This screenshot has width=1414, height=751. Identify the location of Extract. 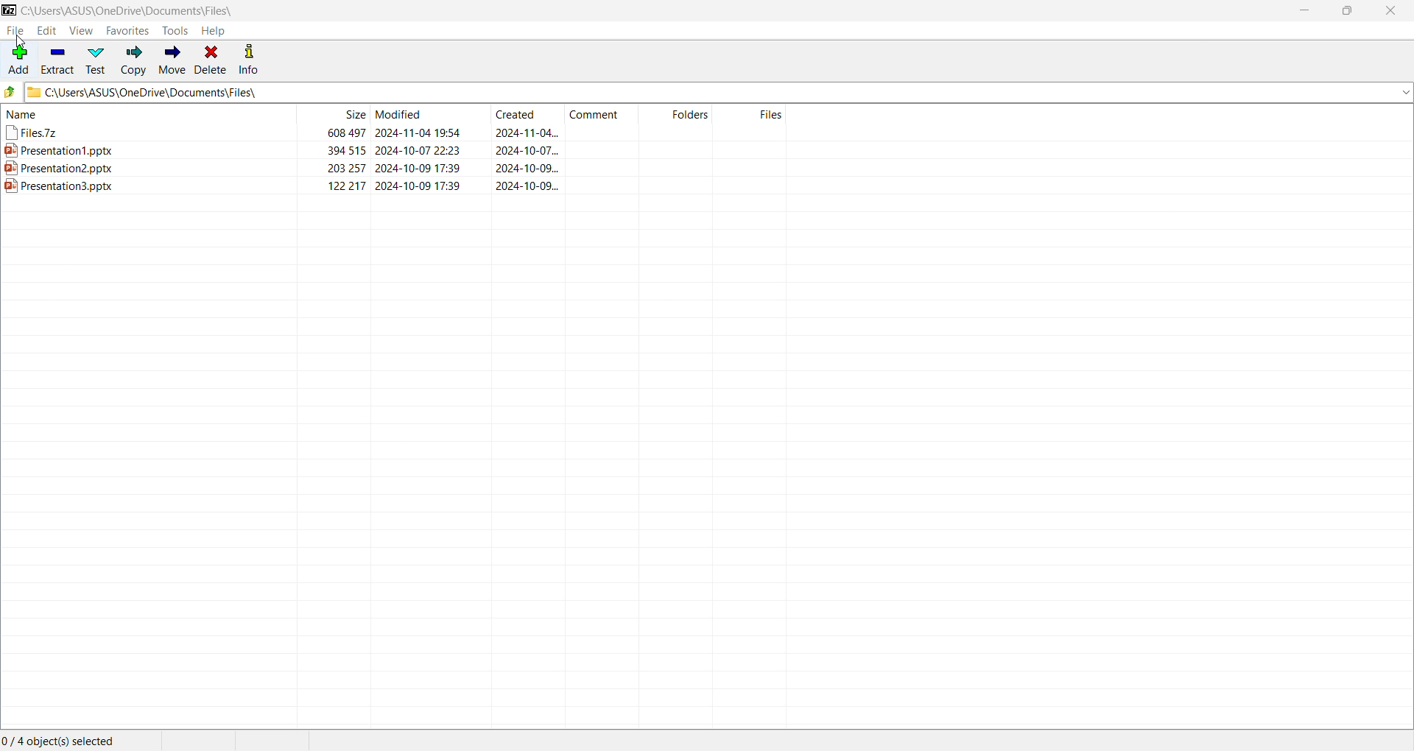
(58, 60).